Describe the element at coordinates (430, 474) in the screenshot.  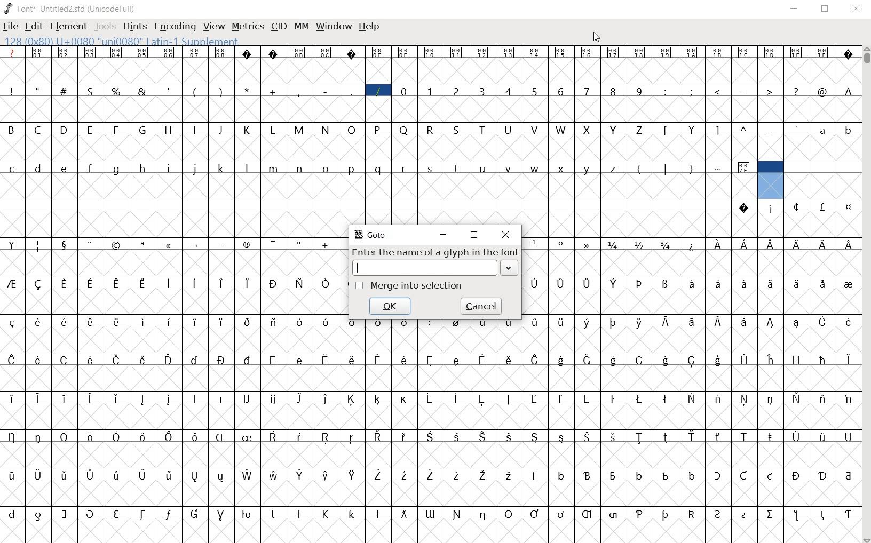
I see `Symbol` at that location.